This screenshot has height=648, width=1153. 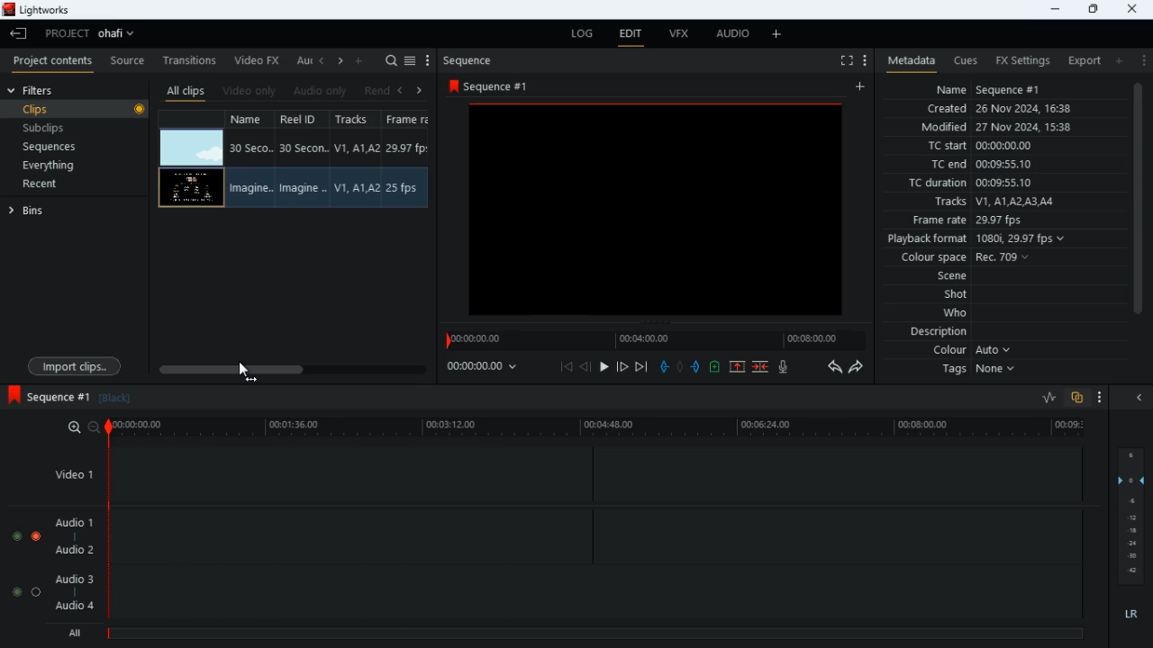 What do you see at coordinates (658, 342) in the screenshot?
I see `timeline` at bounding box center [658, 342].